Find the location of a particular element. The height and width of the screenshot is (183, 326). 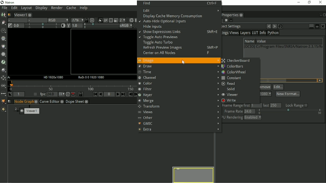

Viewer1 is located at coordinates (22, 14).